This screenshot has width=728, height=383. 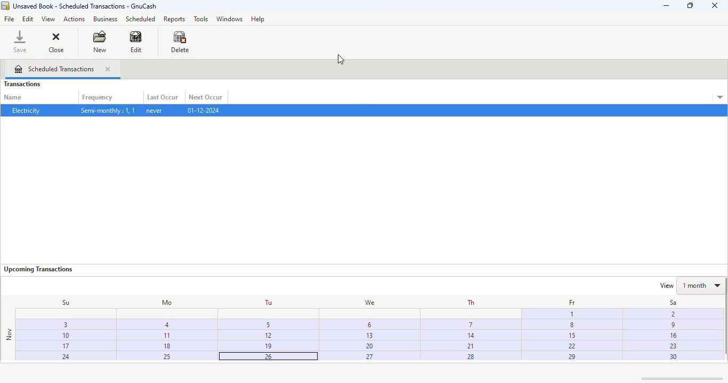 I want to click on edit, so click(x=136, y=41).